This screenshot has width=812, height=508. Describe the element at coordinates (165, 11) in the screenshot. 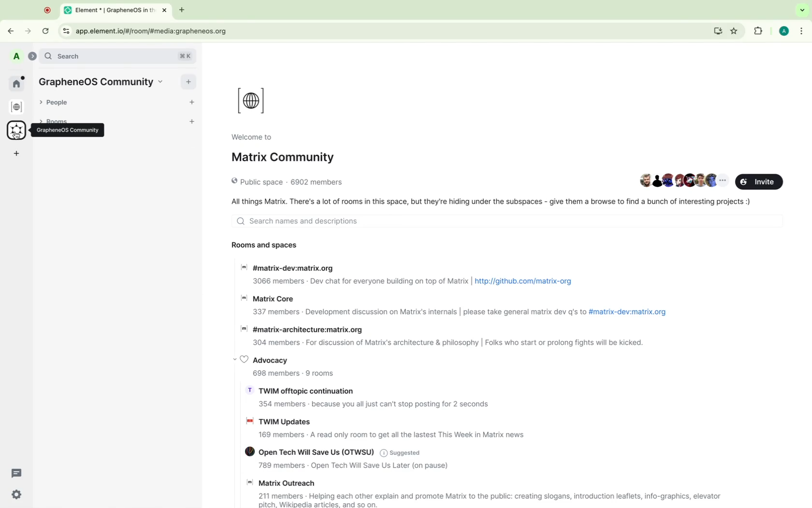

I see `close tab` at that location.